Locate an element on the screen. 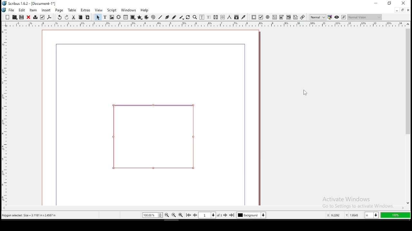  shape is located at coordinates (133, 17).